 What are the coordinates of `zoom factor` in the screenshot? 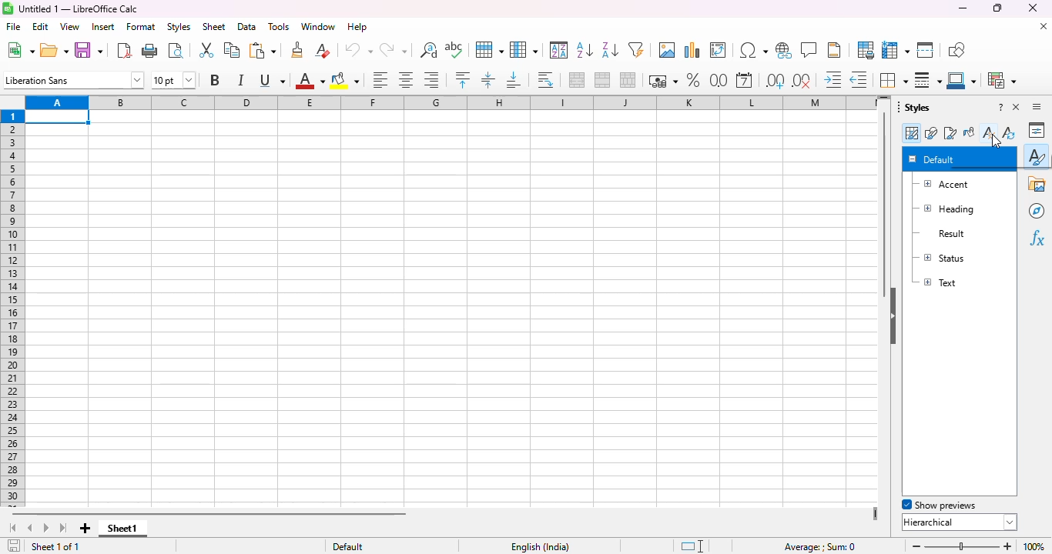 It's located at (1034, 546).